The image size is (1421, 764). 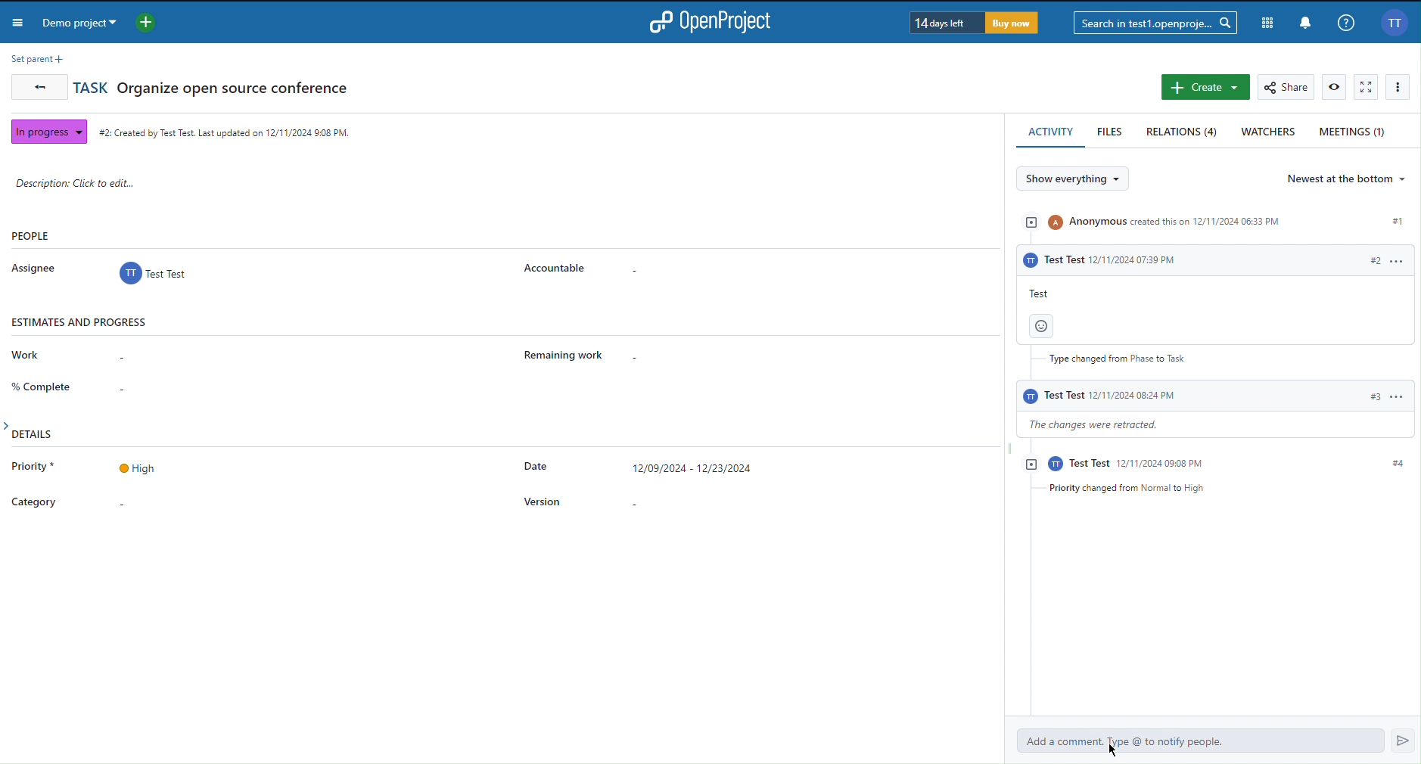 I want to click on Trial Timer, so click(x=972, y=23).